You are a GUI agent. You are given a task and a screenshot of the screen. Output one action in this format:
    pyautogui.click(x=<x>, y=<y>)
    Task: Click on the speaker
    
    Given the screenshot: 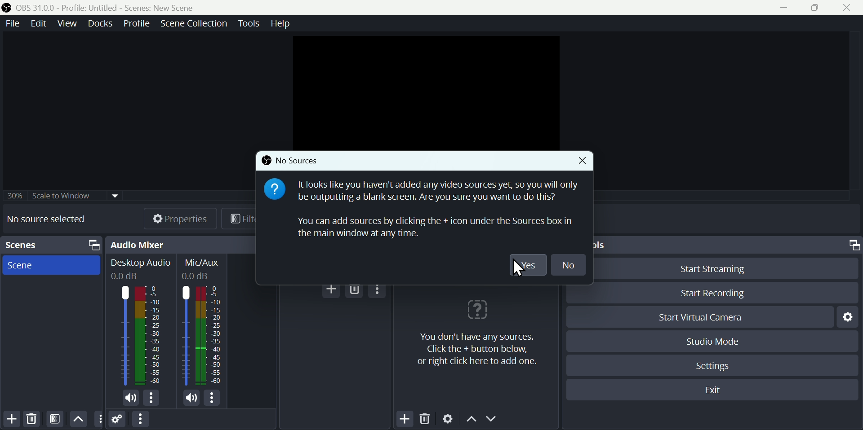 What is the action you would take?
    pyautogui.click(x=130, y=398)
    